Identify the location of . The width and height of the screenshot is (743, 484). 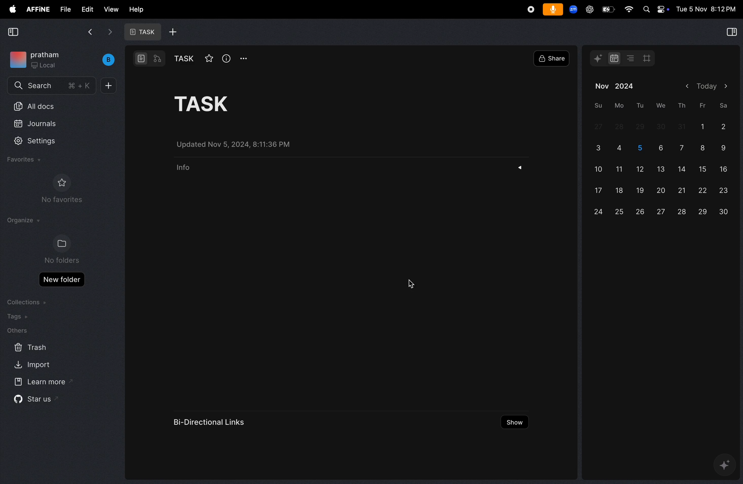
(183, 59).